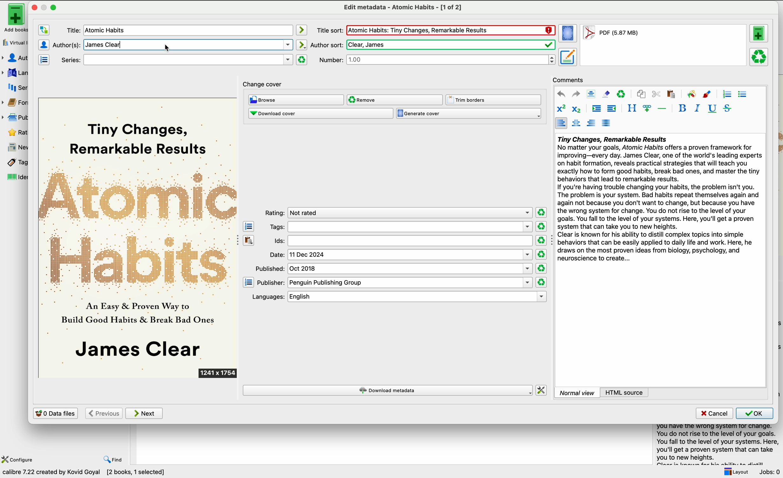 The width and height of the screenshot is (783, 478). I want to click on cursor, so click(168, 46).